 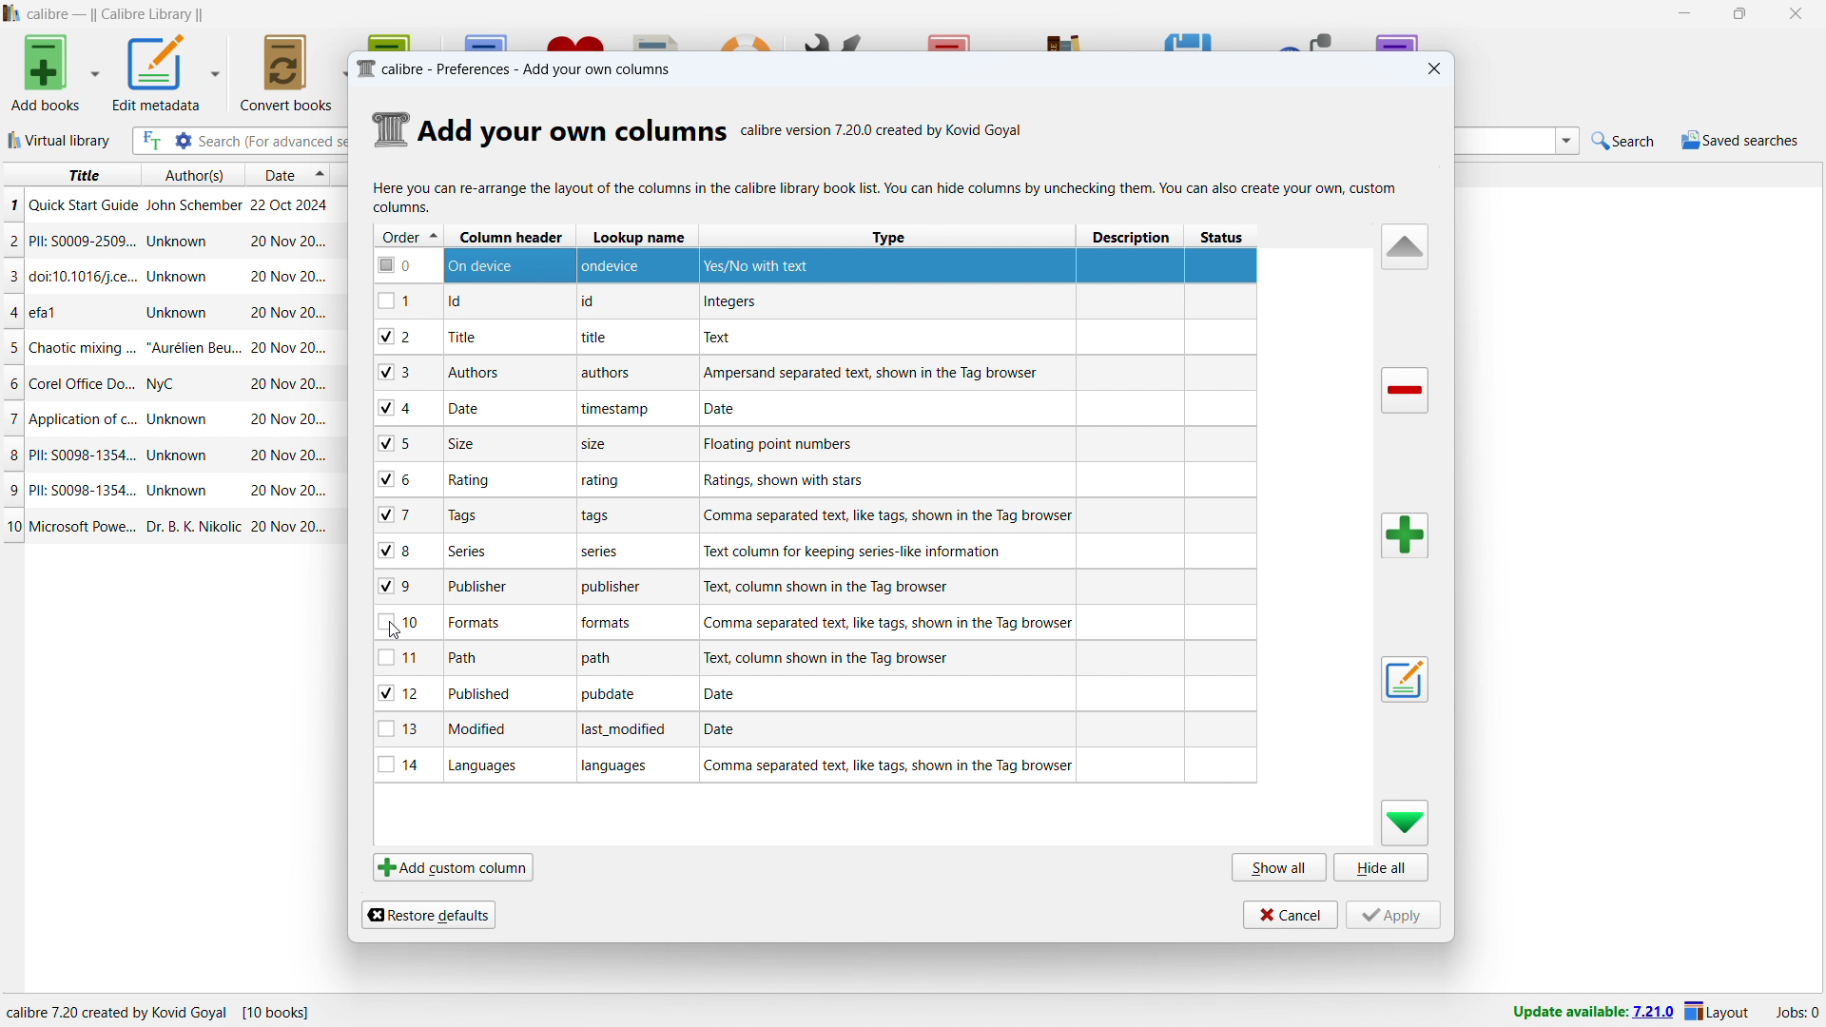 What do you see at coordinates (393, 635) in the screenshot?
I see `cursor` at bounding box center [393, 635].